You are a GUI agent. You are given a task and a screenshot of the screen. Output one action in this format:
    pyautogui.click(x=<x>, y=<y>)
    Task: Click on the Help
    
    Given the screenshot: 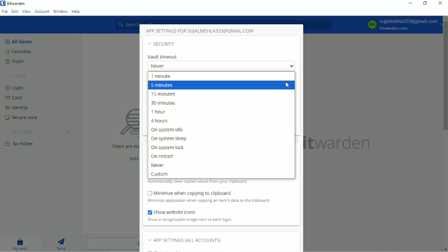 What is the action you would take?
    pyautogui.click(x=76, y=11)
    